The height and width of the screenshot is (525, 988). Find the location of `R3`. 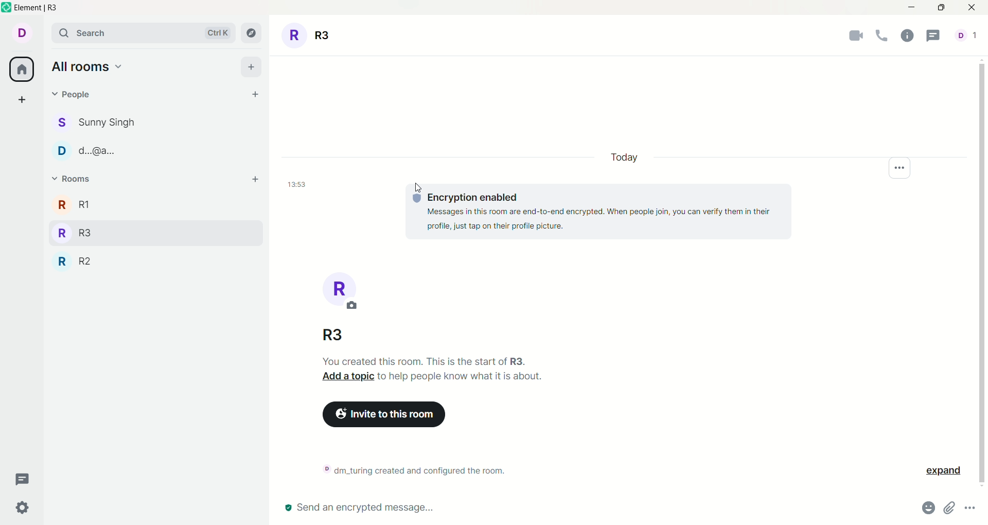

R3 is located at coordinates (73, 232).